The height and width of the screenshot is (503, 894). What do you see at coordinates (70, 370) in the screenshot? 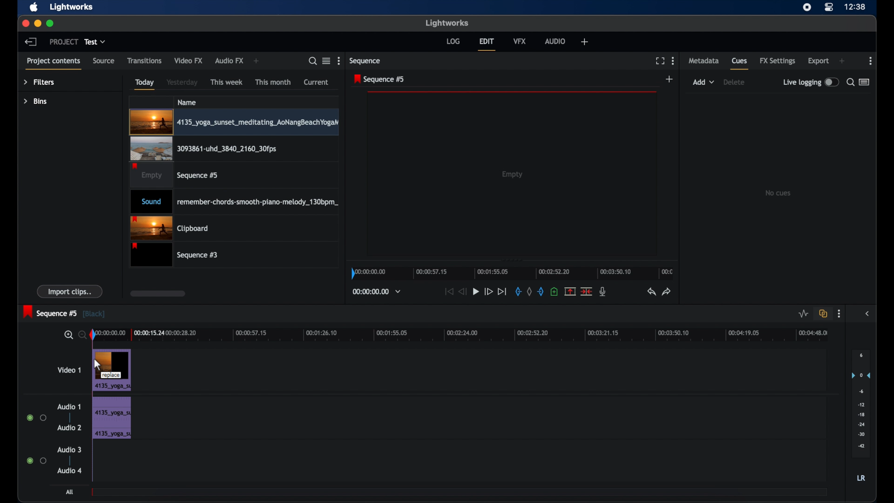
I see `video 1` at bounding box center [70, 370].